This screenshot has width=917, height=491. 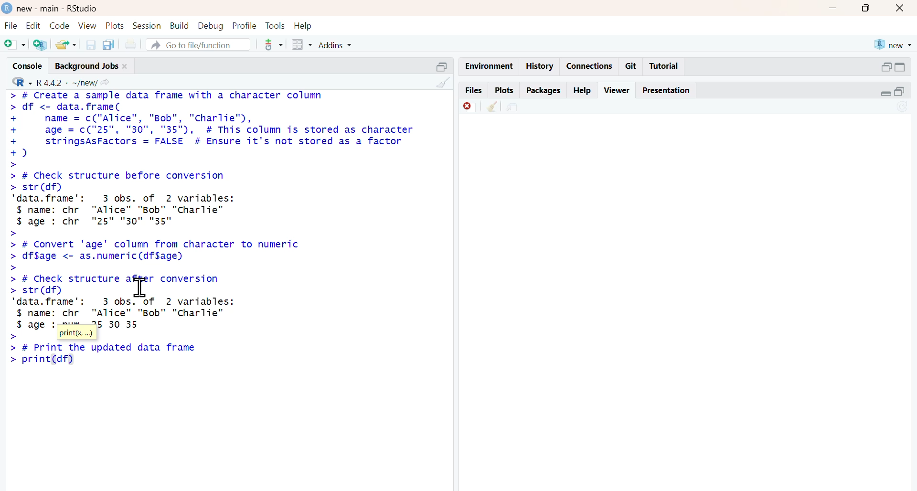 I want to click on plots, so click(x=115, y=26).